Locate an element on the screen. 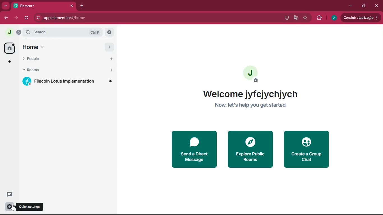  profile is located at coordinates (333, 18).